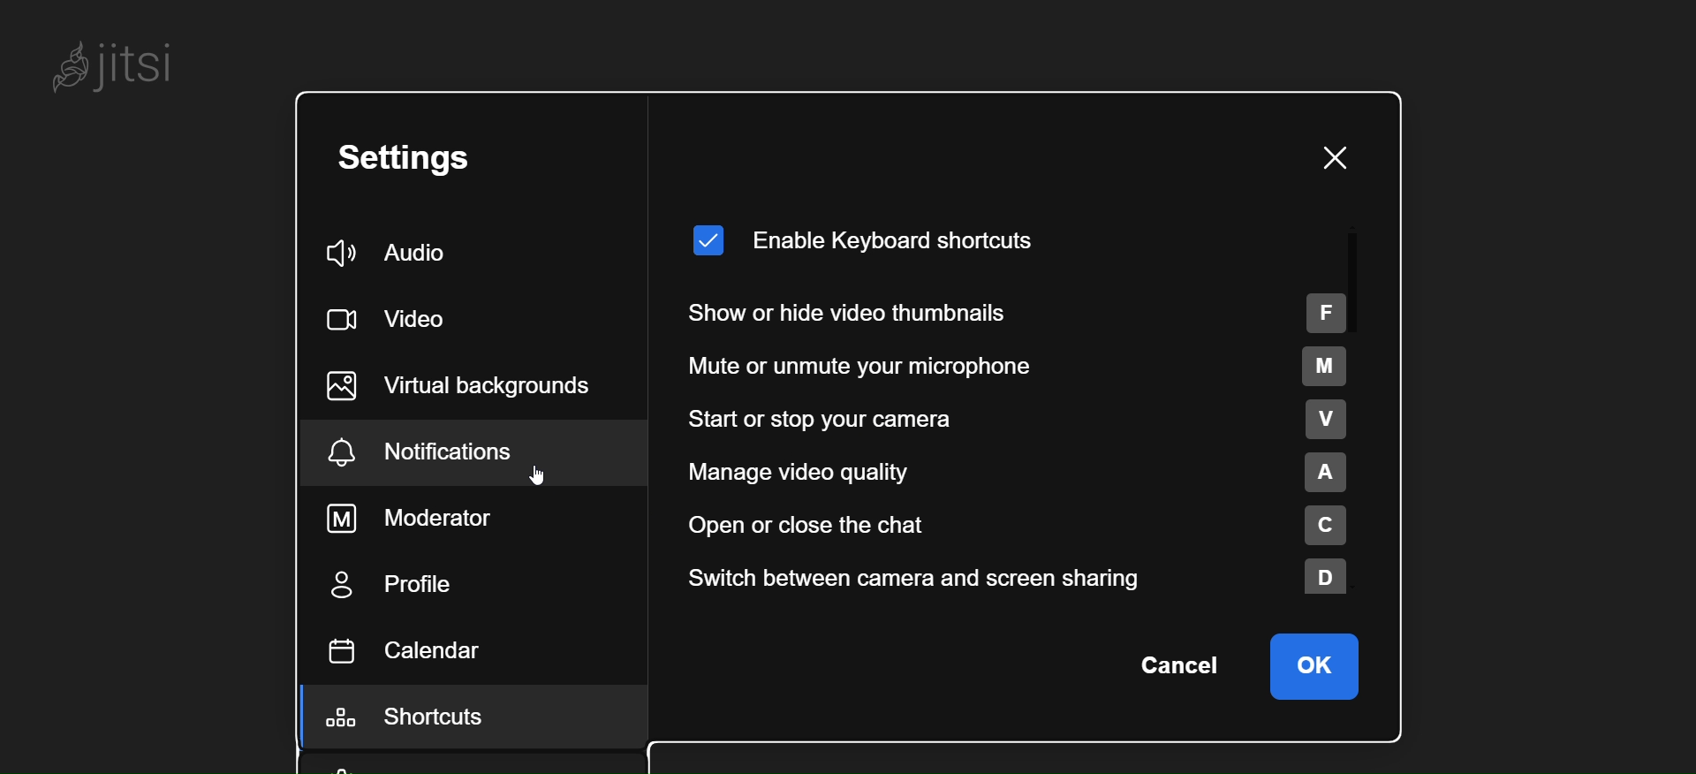 This screenshot has width=1696, height=774. I want to click on open or close chat, so click(1019, 524).